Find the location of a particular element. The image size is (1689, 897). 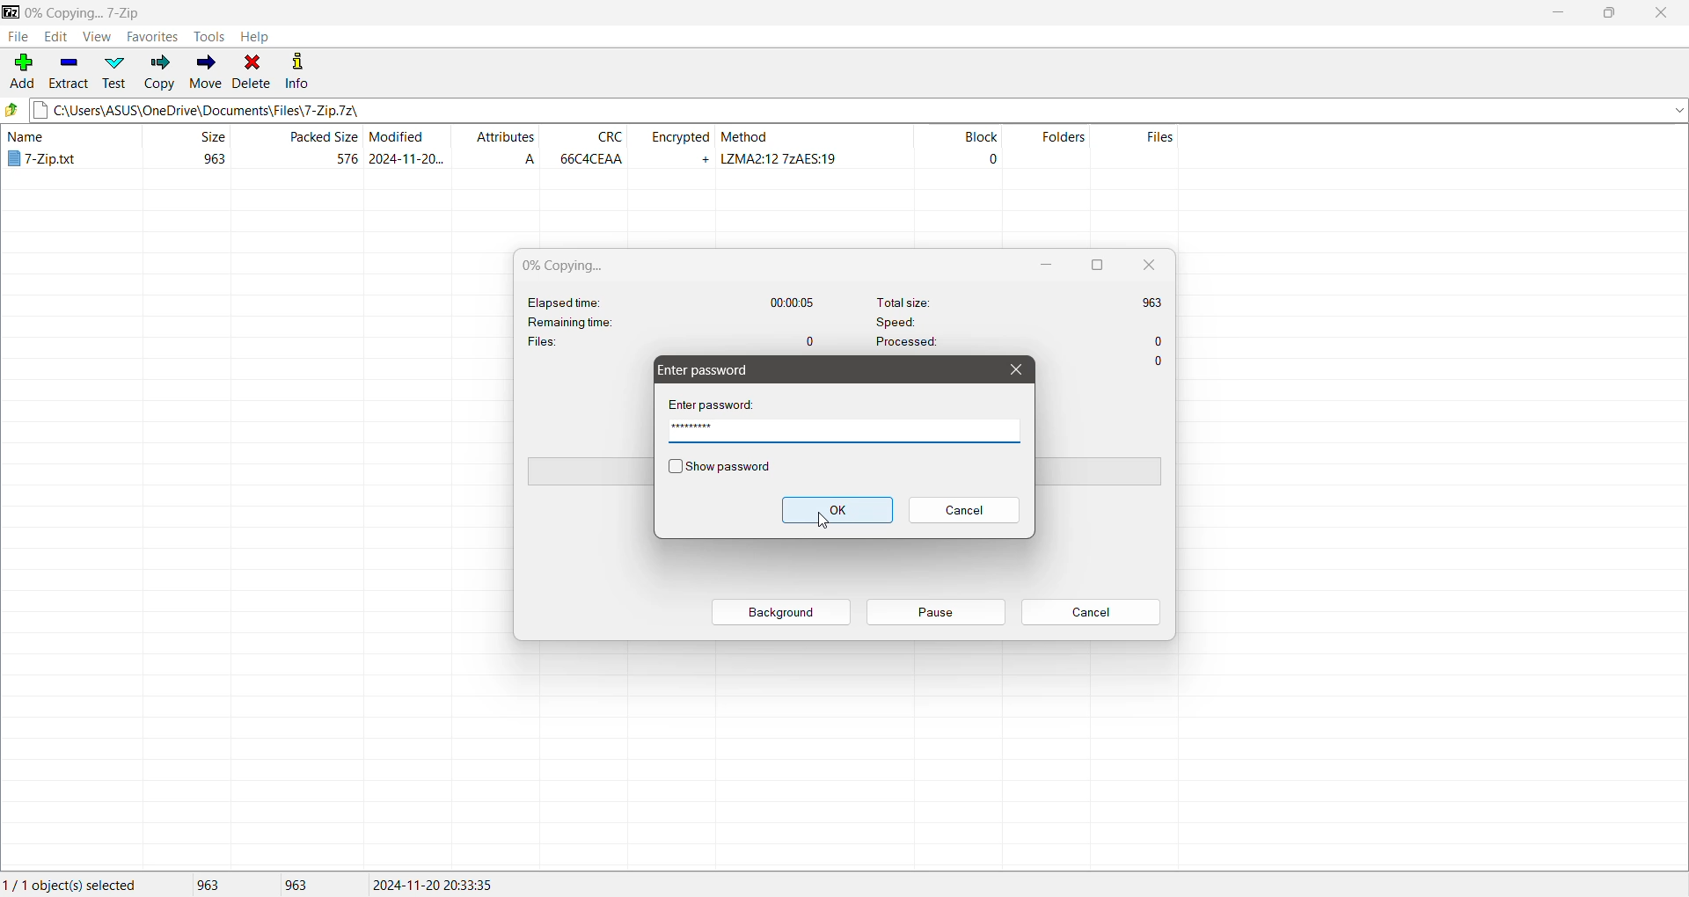

Password protected archive file is located at coordinates (62, 149).